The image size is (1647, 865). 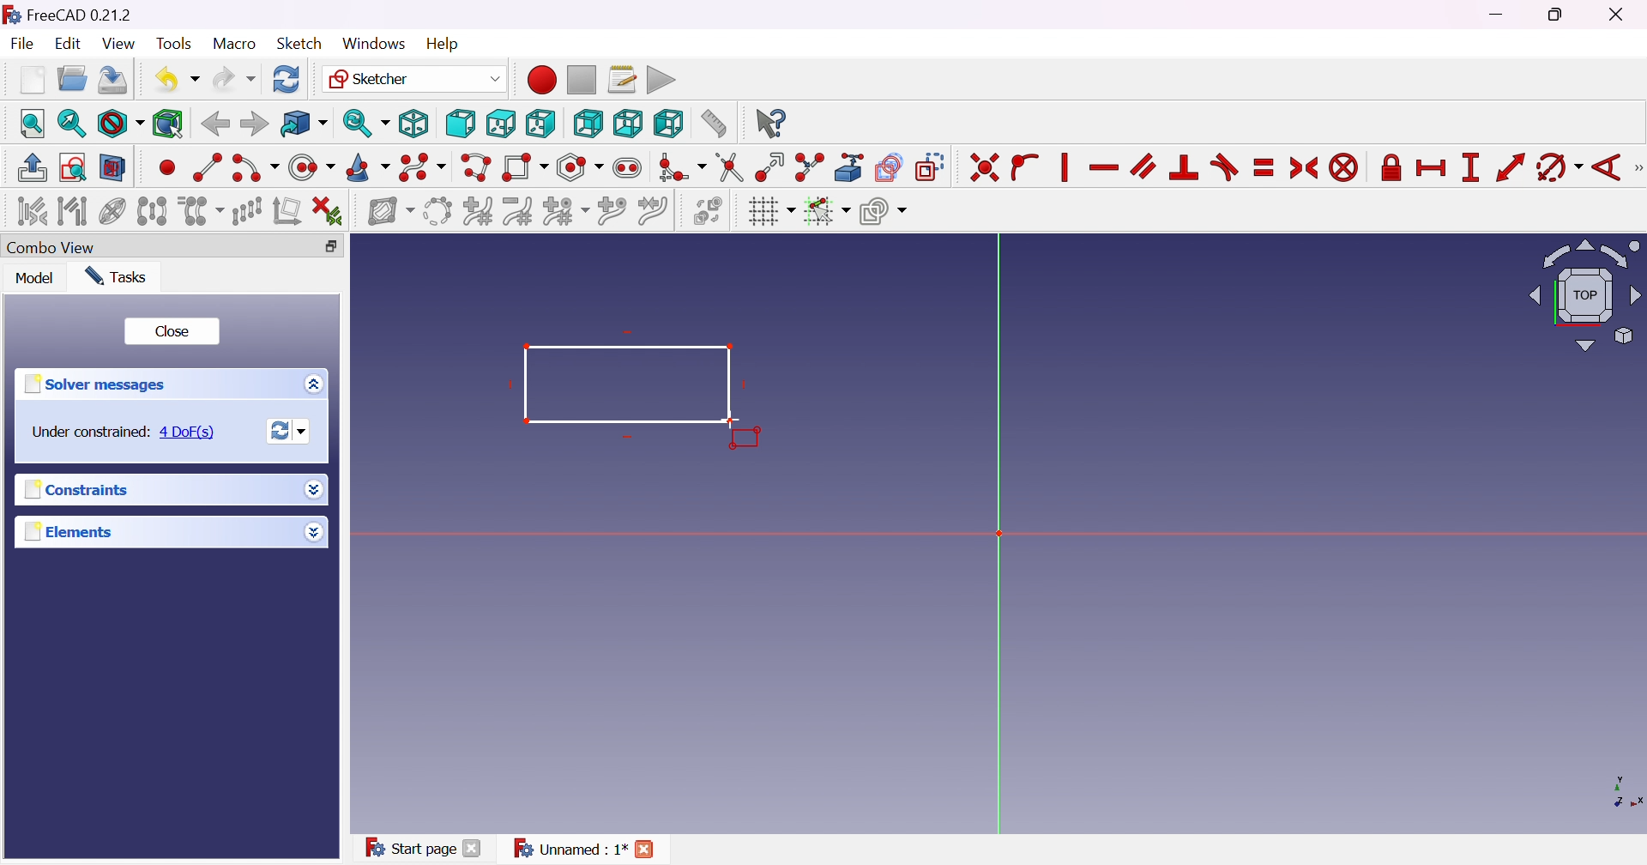 I want to click on Sketcher, so click(x=414, y=78).